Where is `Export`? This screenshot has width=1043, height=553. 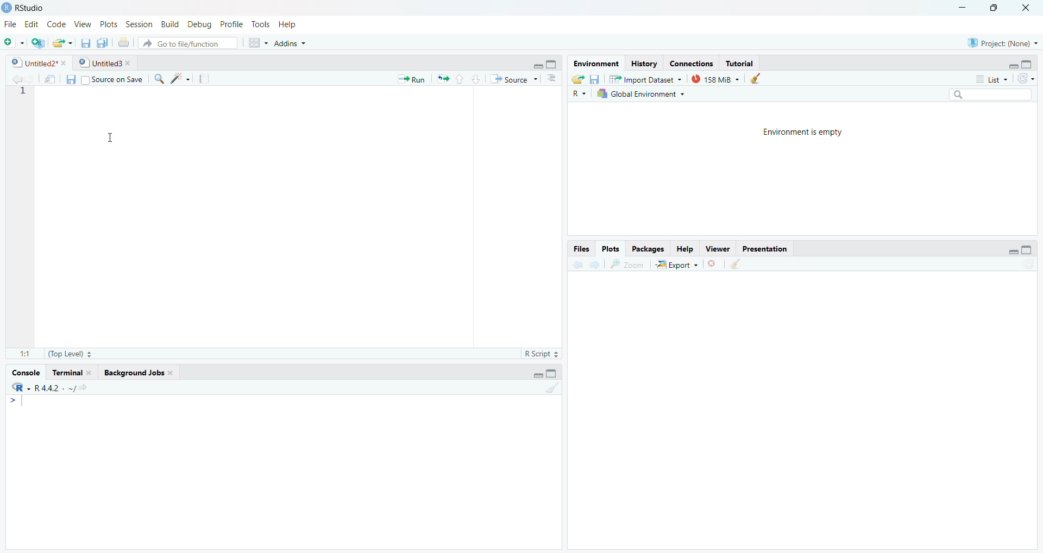
Export is located at coordinates (675, 265).